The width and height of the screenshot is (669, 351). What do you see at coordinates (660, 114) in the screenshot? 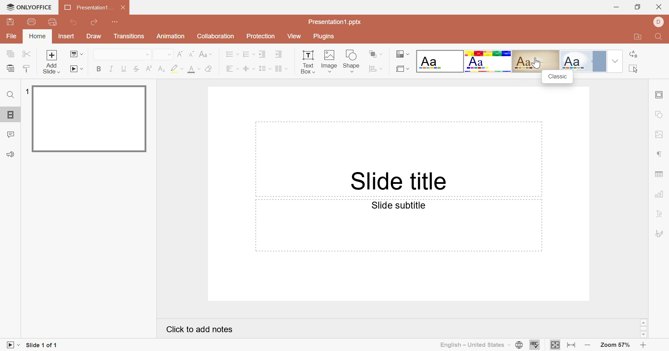
I see `Shape settings` at bounding box center [660, 114].